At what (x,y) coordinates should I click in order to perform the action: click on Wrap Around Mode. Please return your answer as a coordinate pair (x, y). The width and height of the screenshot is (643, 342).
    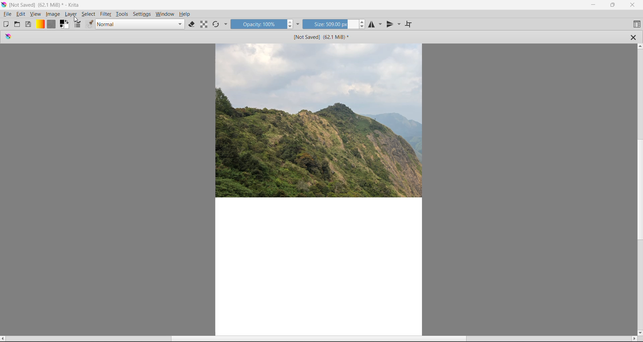
    Looking at the image, I should click on (409, 25).